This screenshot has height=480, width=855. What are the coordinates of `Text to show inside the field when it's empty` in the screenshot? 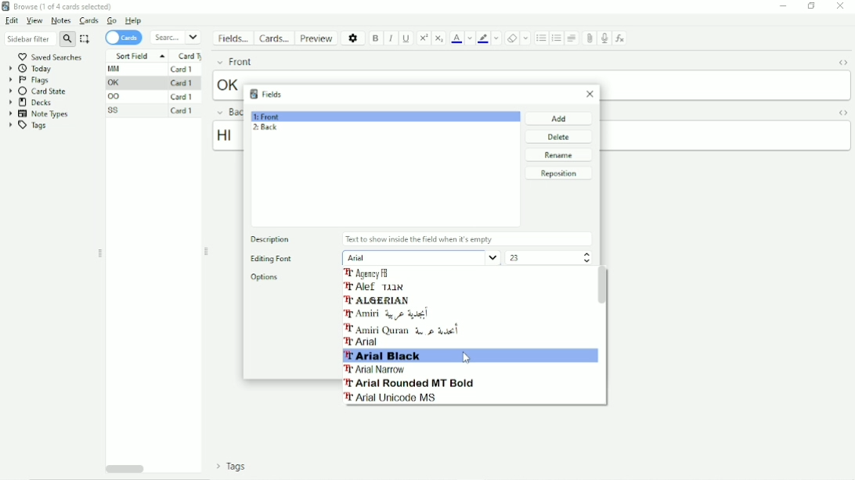 It's located at (419, 238).